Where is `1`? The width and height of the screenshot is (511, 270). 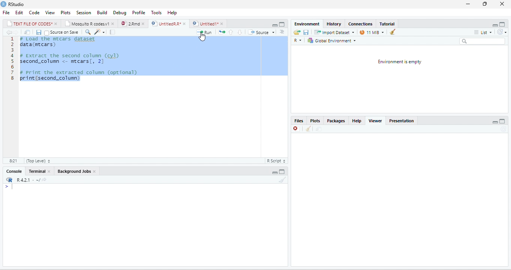 1 is located at coordinates (12, 39).